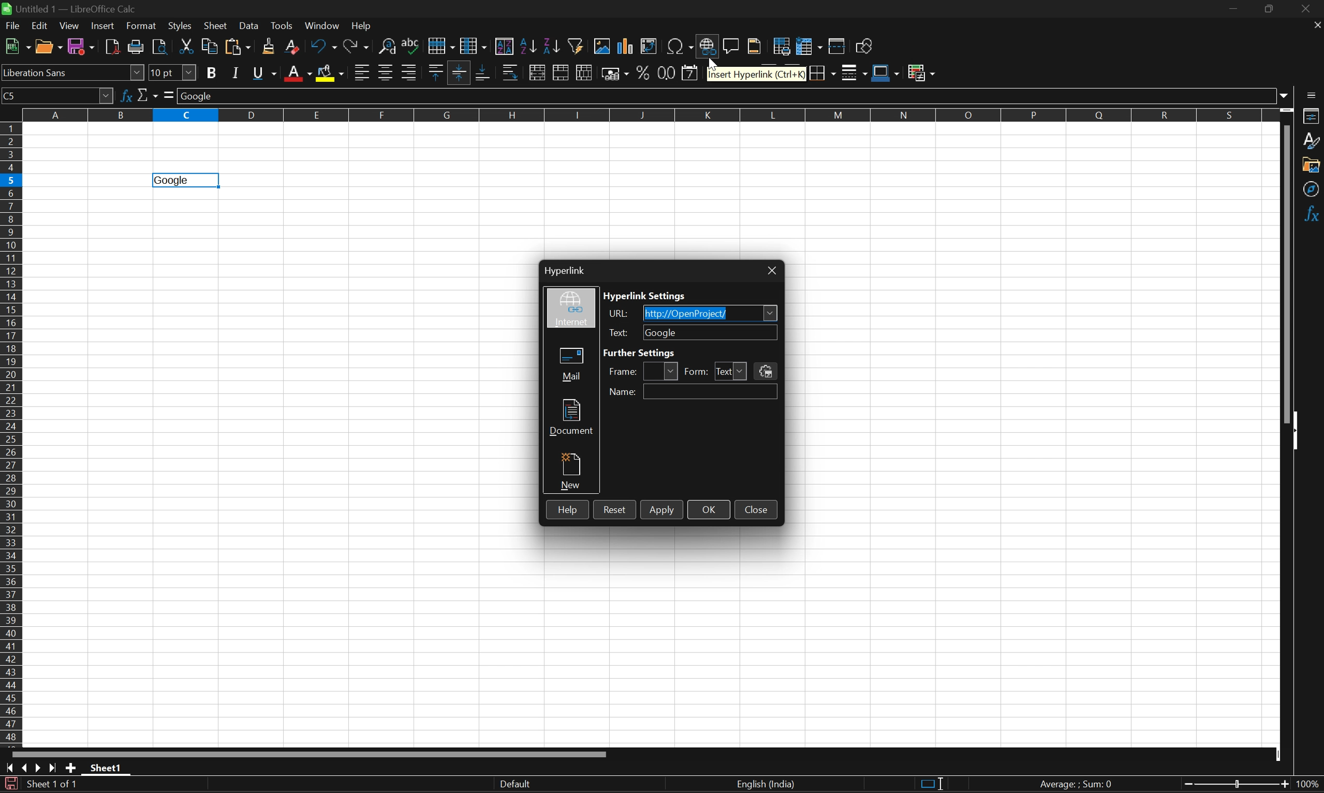  I want to click on Styles, so click(181, 27).